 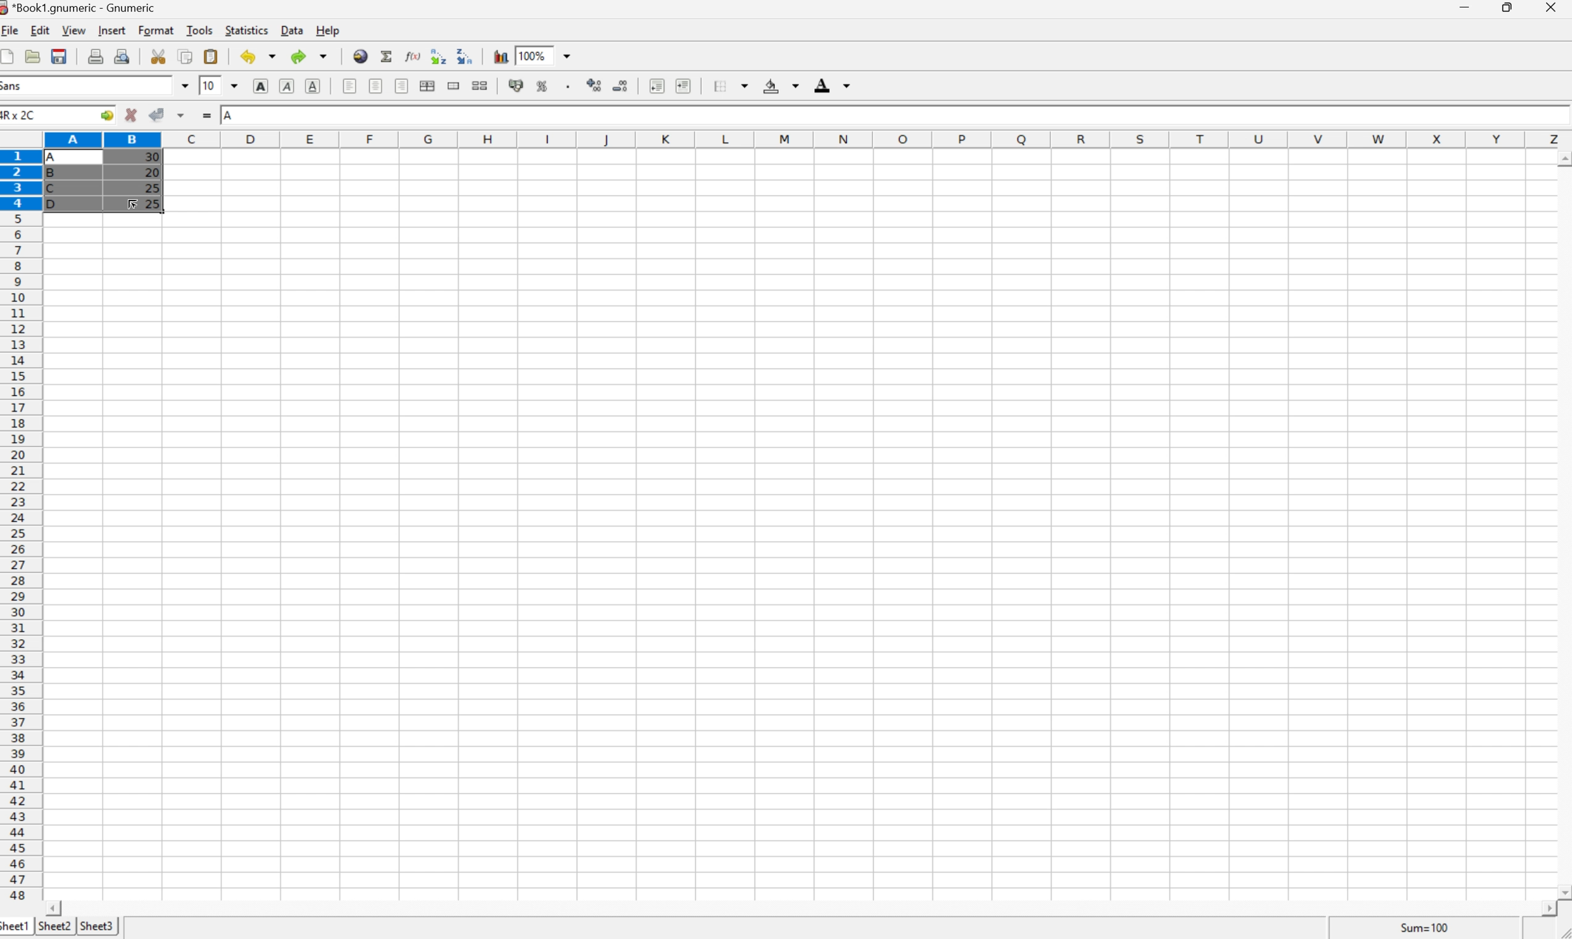 I want to click on Center horizontally, so click(x=377, y=87).